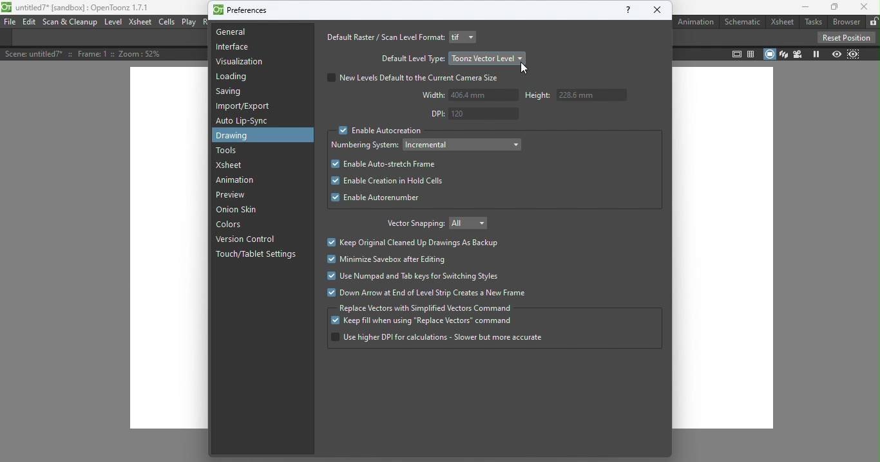 This screenshot has height=462, width=880. What do you see at coordinates (249, 136) in the screenshot?
I see `Drawing` at bounding box center [249, 136].